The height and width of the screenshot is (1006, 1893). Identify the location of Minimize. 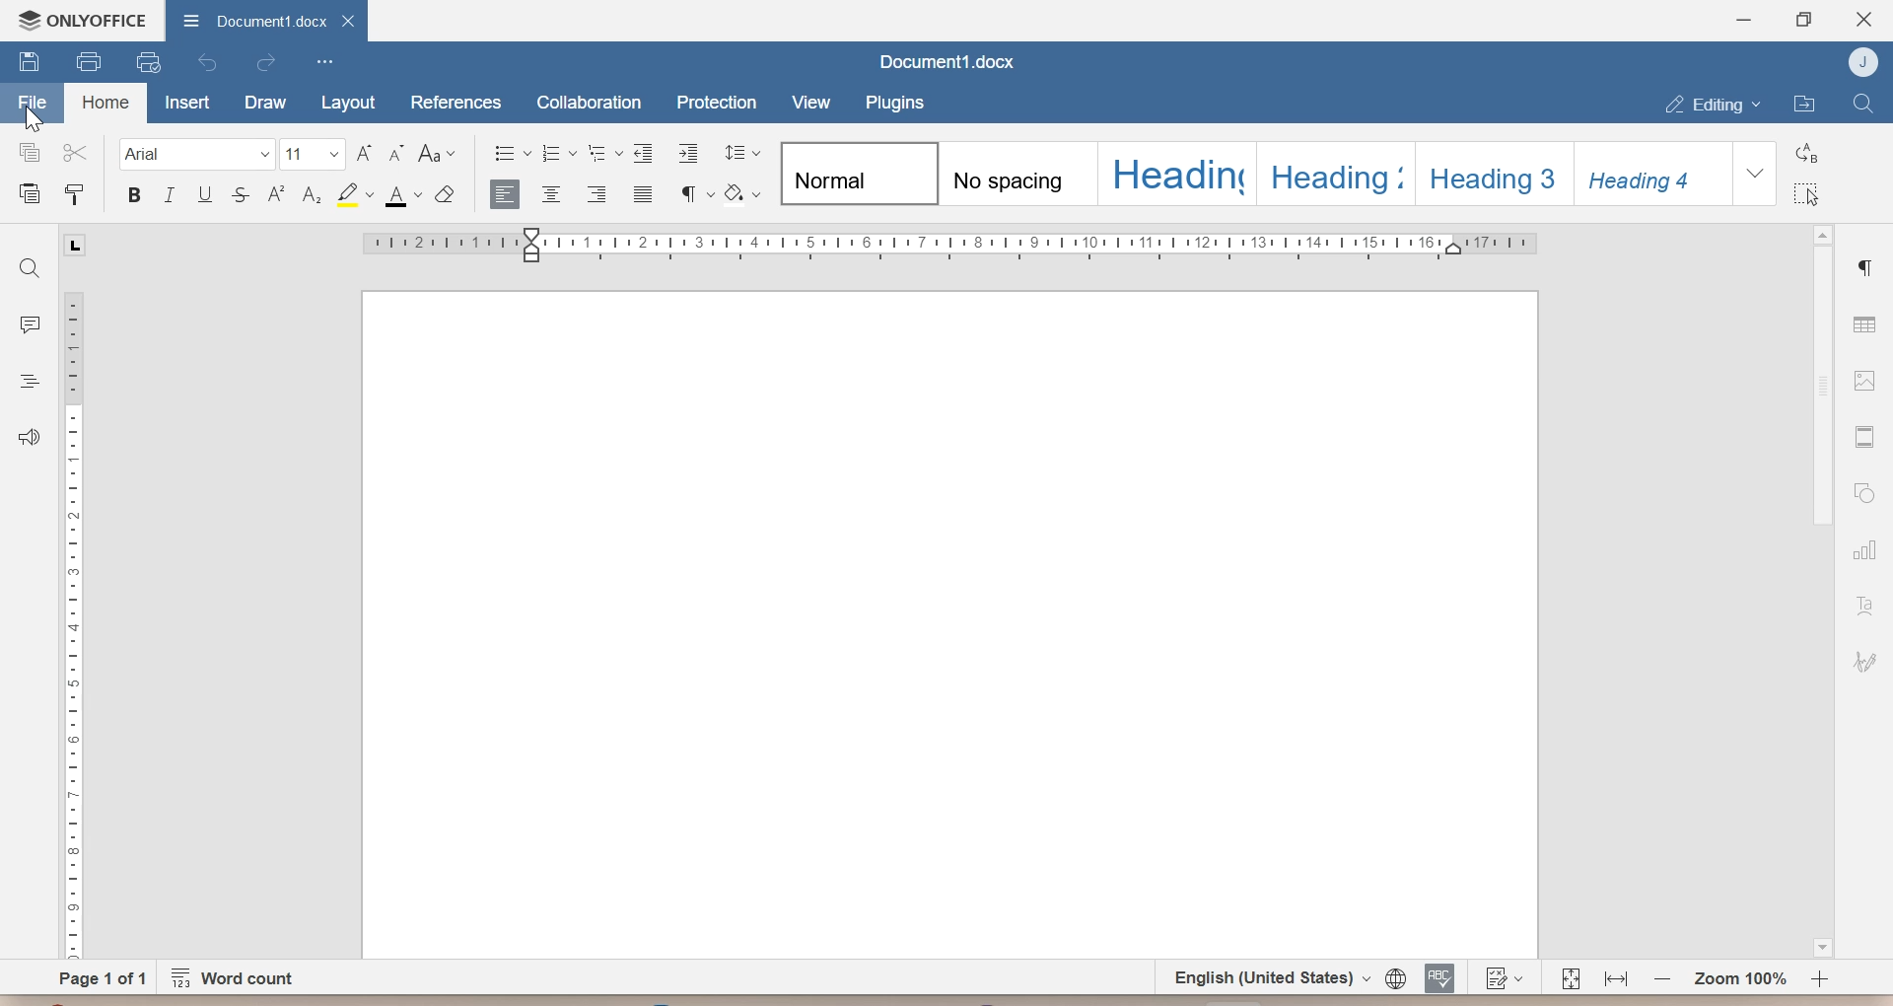
(1743, 20).